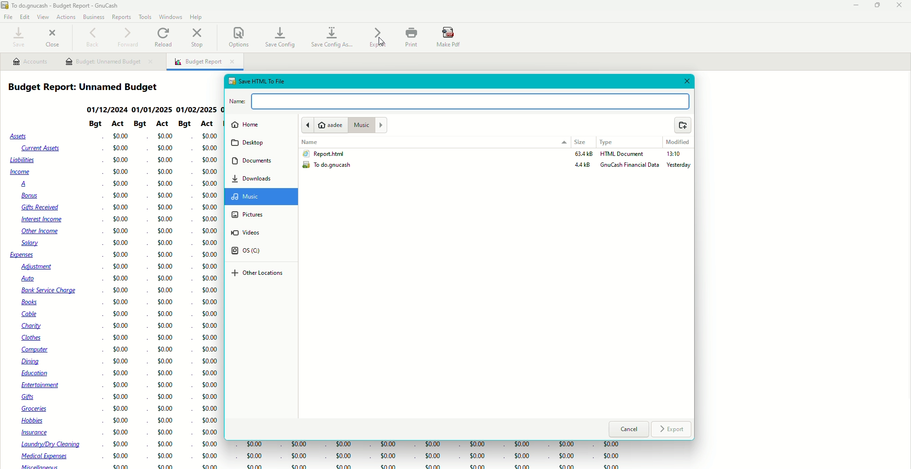 This screenshot has height=469, width=911. I want to click on Desktop, so click(250, 143).